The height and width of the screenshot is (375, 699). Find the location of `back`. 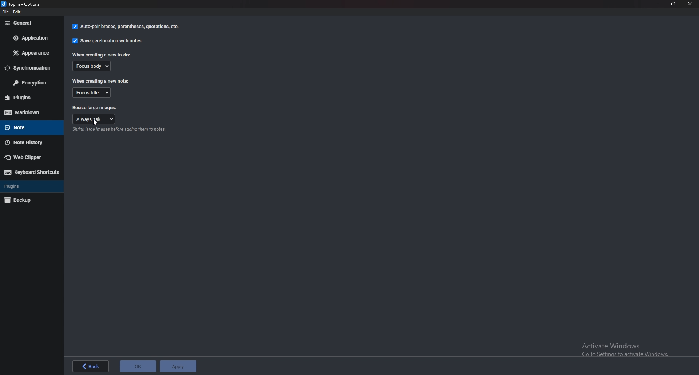

back is located at coordinates (88, 366).